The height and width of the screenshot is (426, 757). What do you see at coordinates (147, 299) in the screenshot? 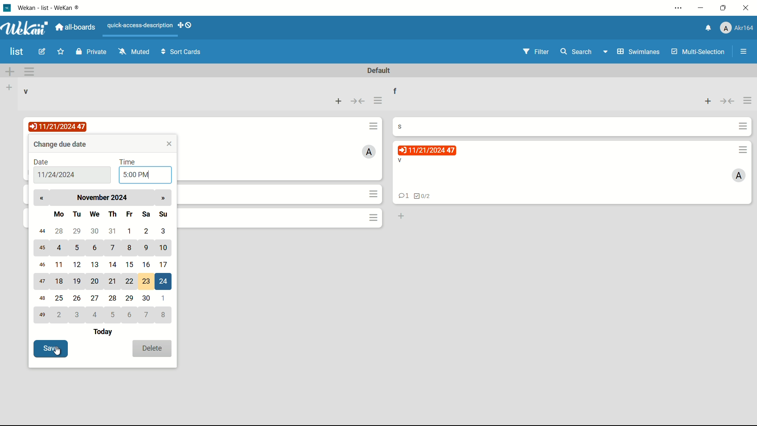
I see `30` at bounding box center [147, 299].